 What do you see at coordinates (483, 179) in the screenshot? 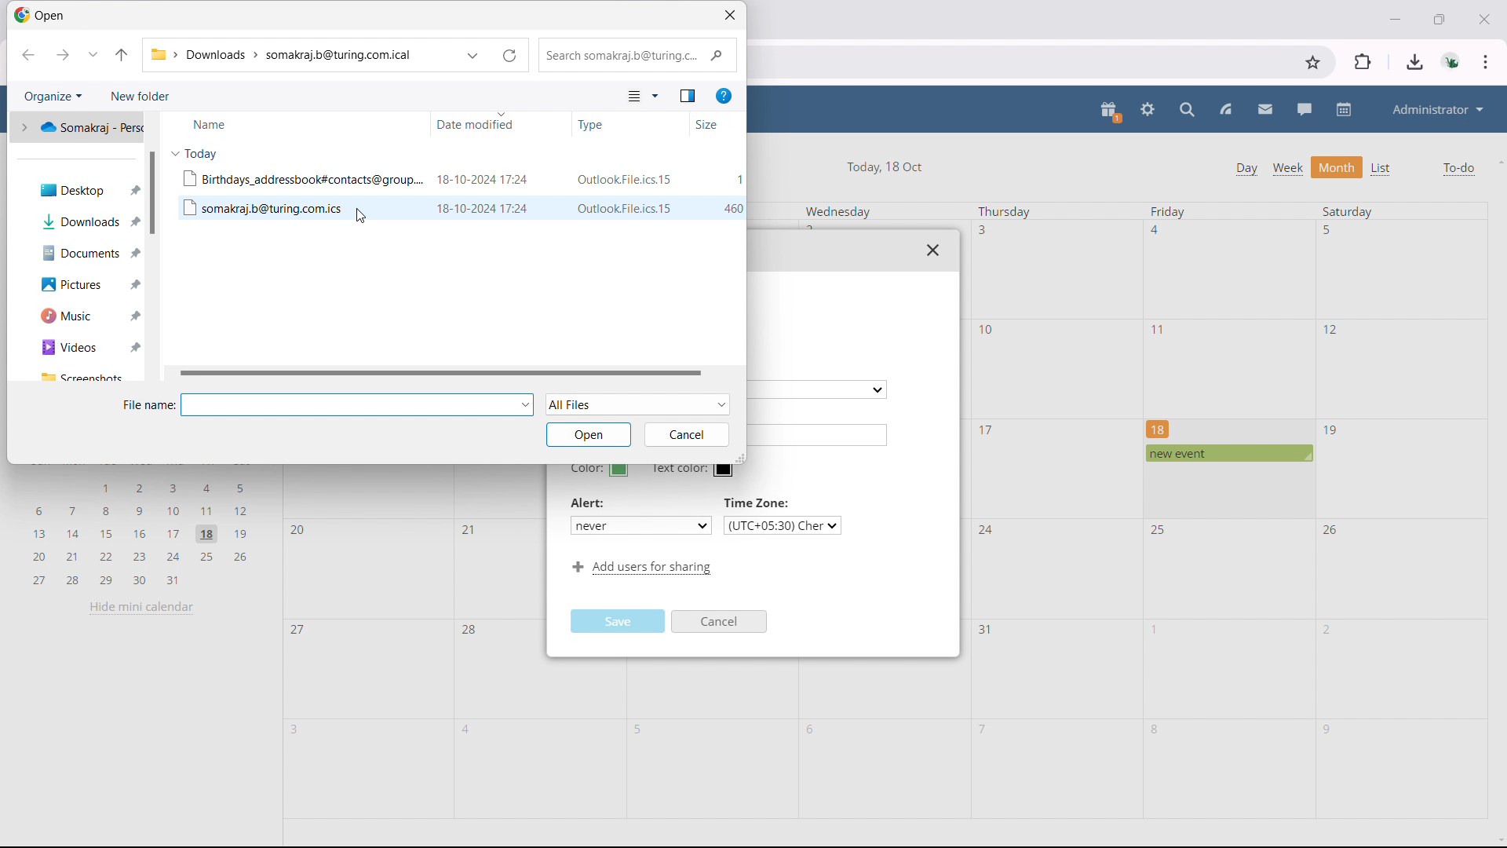
I see `18-10-2024 17:24` at bounding box center [483, 179].